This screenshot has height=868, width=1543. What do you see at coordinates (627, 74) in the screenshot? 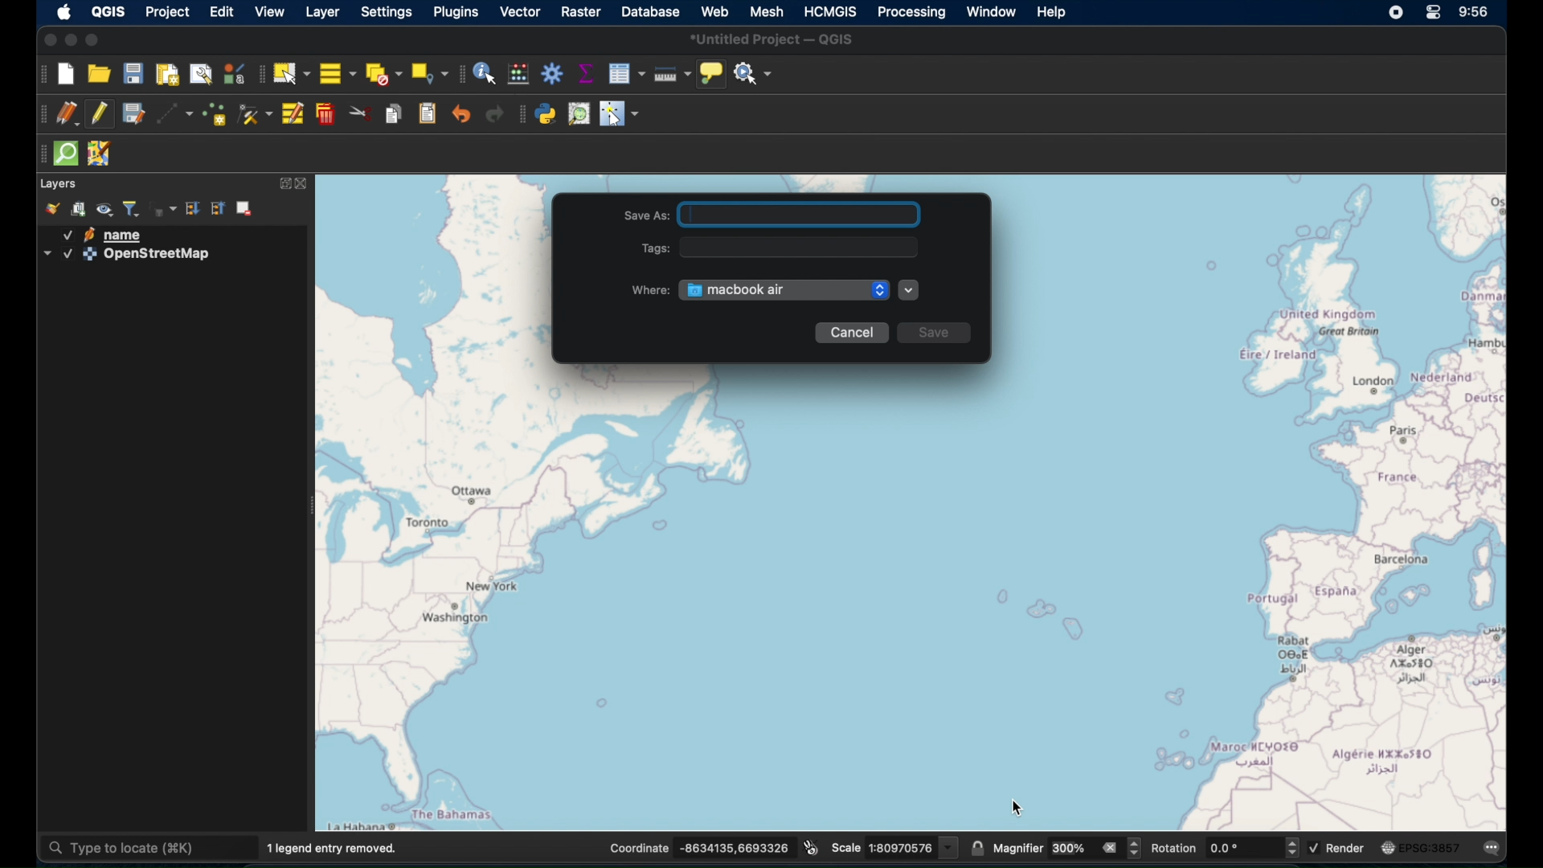
I see `open attribute table` at bounding box center [627, 74].